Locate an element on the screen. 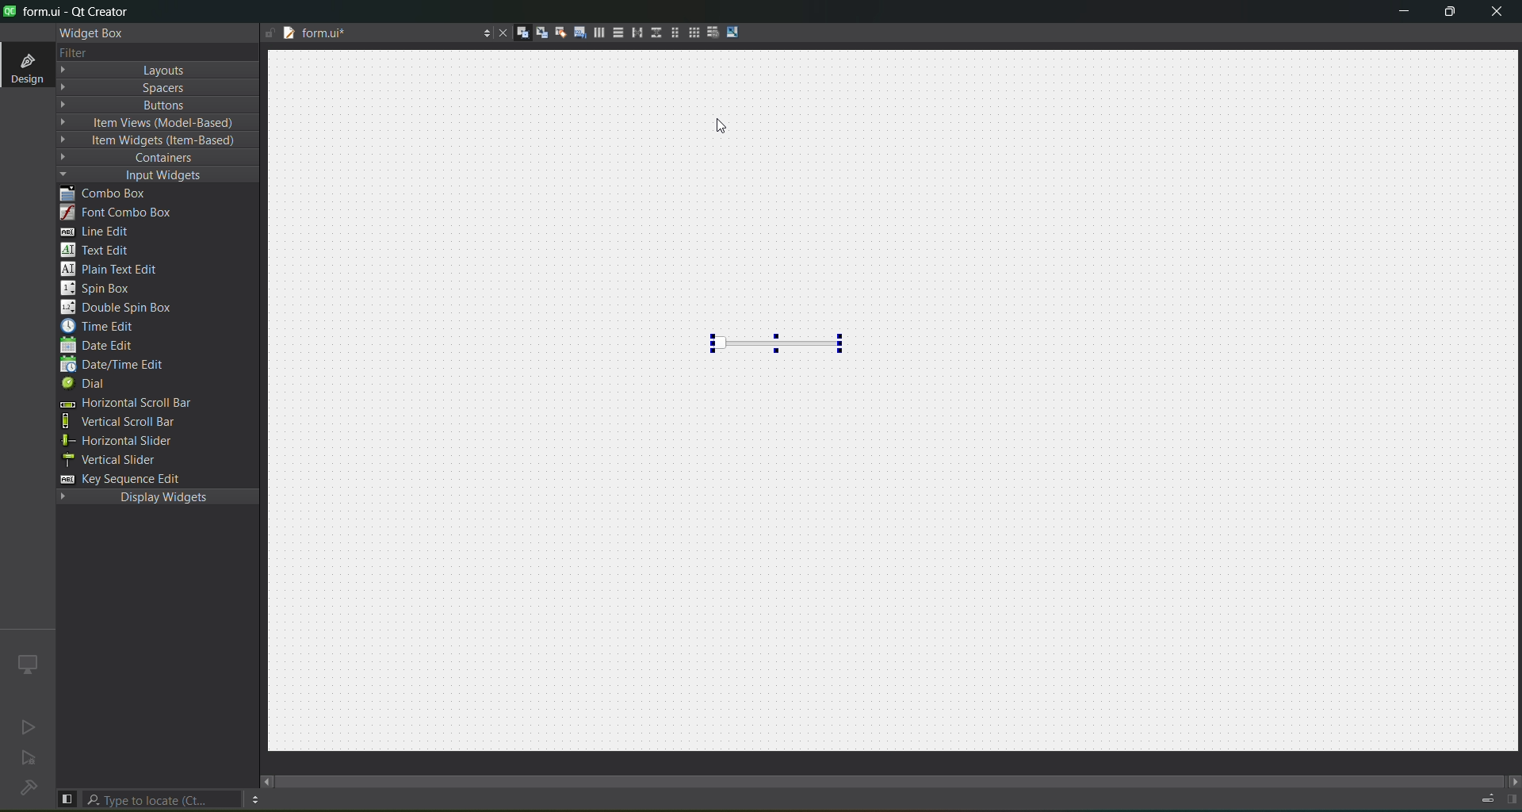  Cursor is located at coordinates (727, 128).